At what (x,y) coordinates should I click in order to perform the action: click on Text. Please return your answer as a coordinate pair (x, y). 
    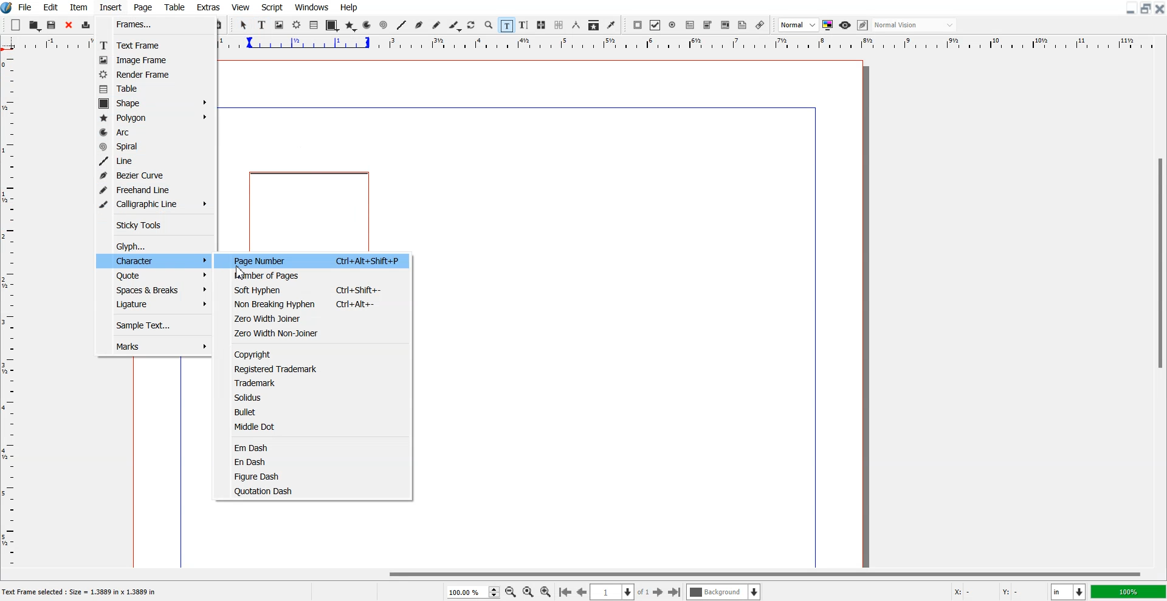
    Looking at the image, I should click on (83, 593).